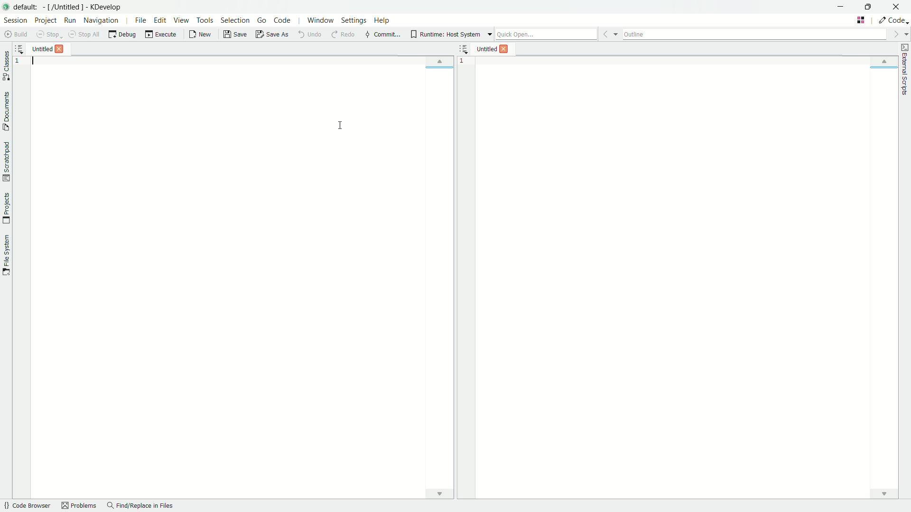  What do you see at coordinates (6, 7) in the screenshot?
I see `app icon` at bounding box center [6, 7].